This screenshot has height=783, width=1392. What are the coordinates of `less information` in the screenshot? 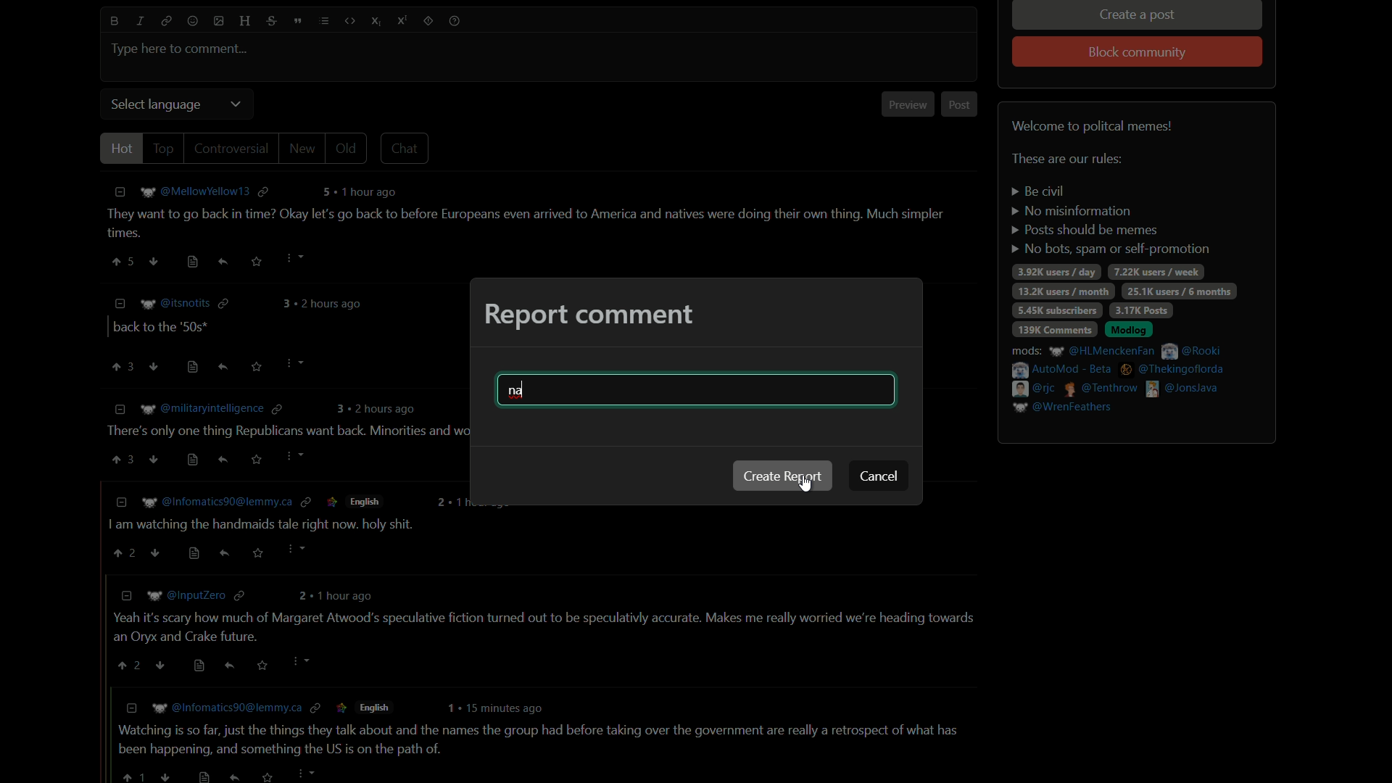 It's located at (120, 302).